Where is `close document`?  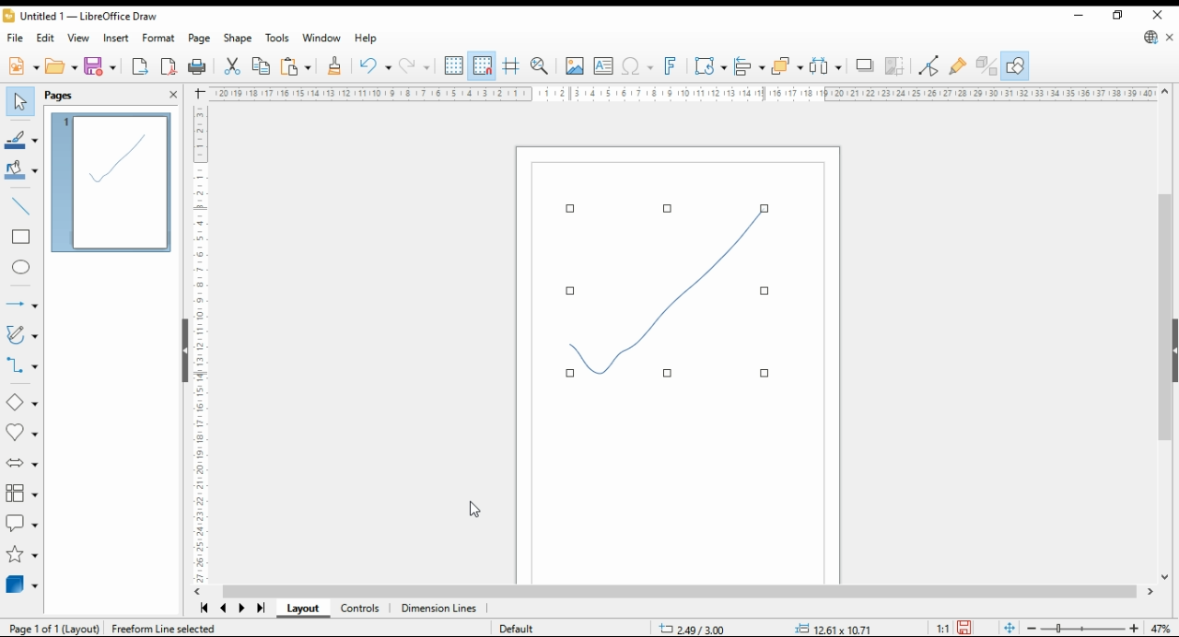
close document is located at coordinates (1172, 36).